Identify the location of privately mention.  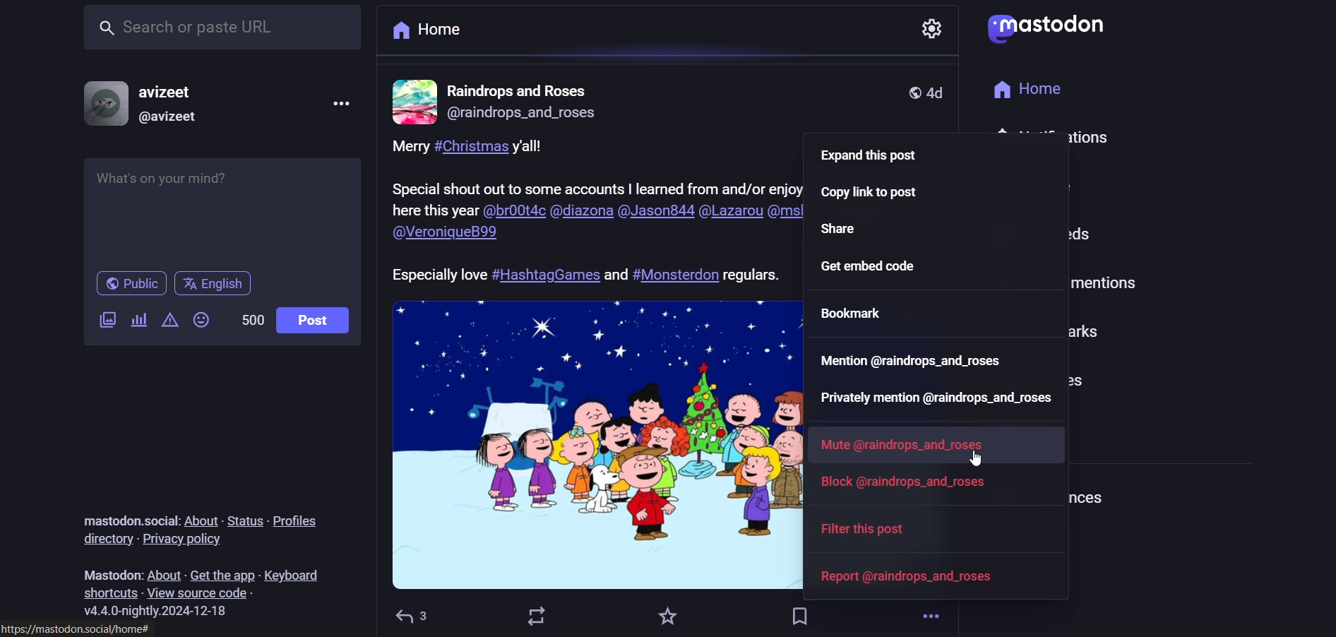
(935, 398).